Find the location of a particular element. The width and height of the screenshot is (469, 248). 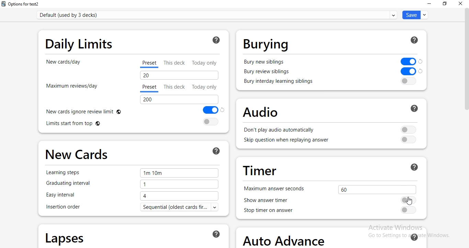

scroll bar is located at coordinates (466, 59).